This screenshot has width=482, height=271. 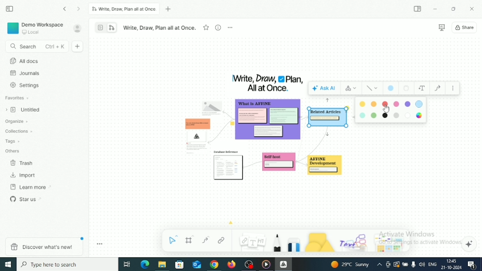 What do you see at coordinates (18, 98) in the screenshot?
I see `Favorites` at bounding box center [18, 98].